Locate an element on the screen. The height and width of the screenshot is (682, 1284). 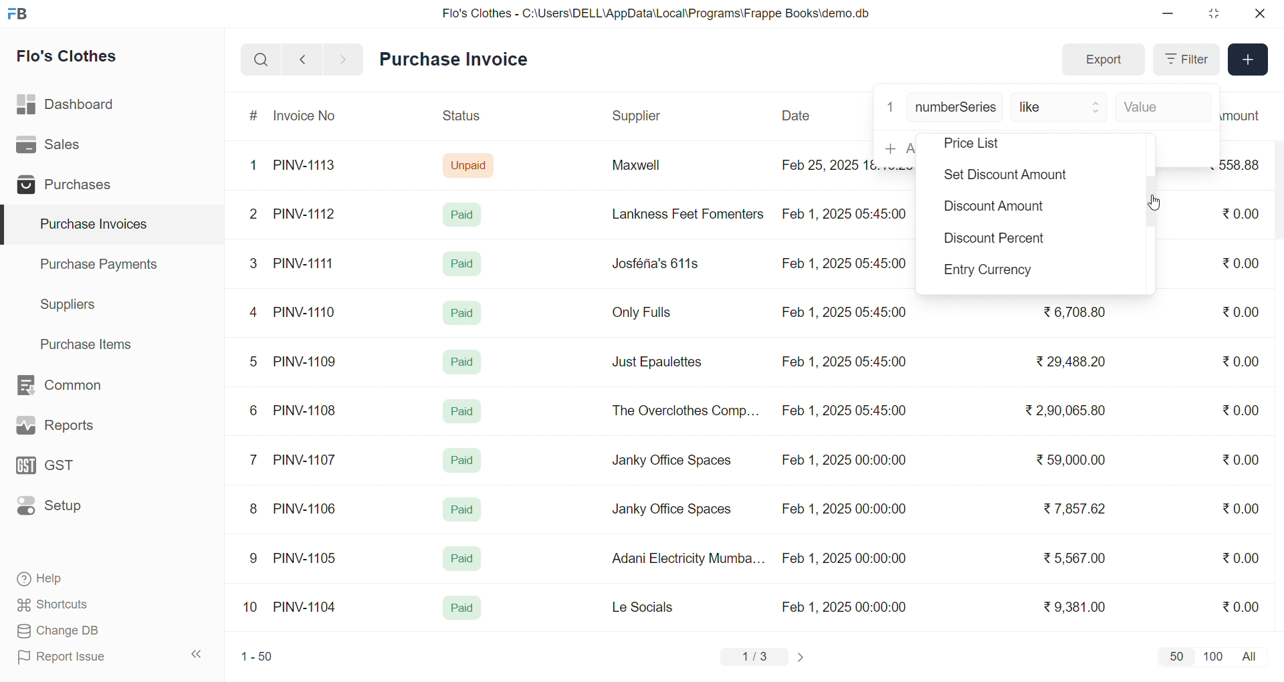
navigate forward is located at coordinates (344, 58).